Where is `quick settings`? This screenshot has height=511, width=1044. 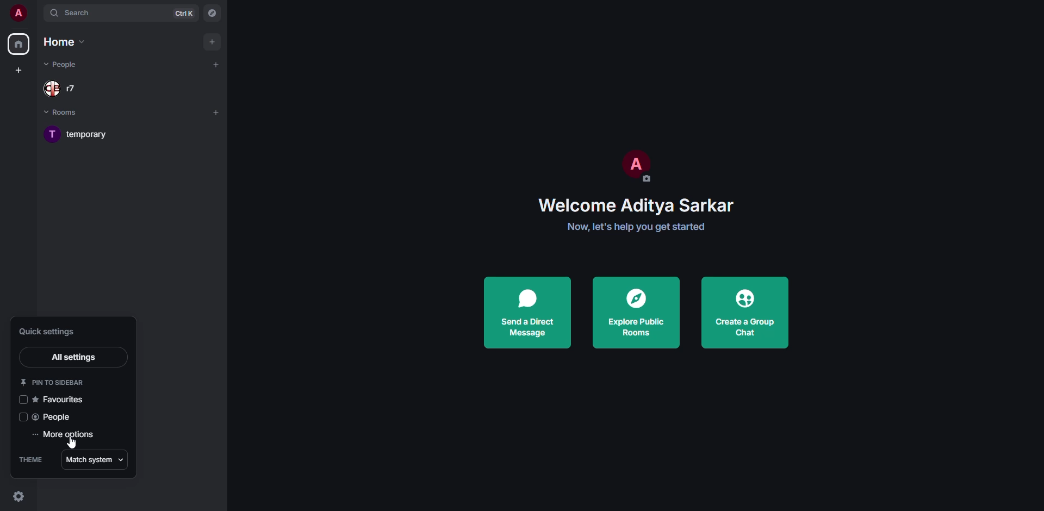
quick settings is located at coordinates (53, 332).